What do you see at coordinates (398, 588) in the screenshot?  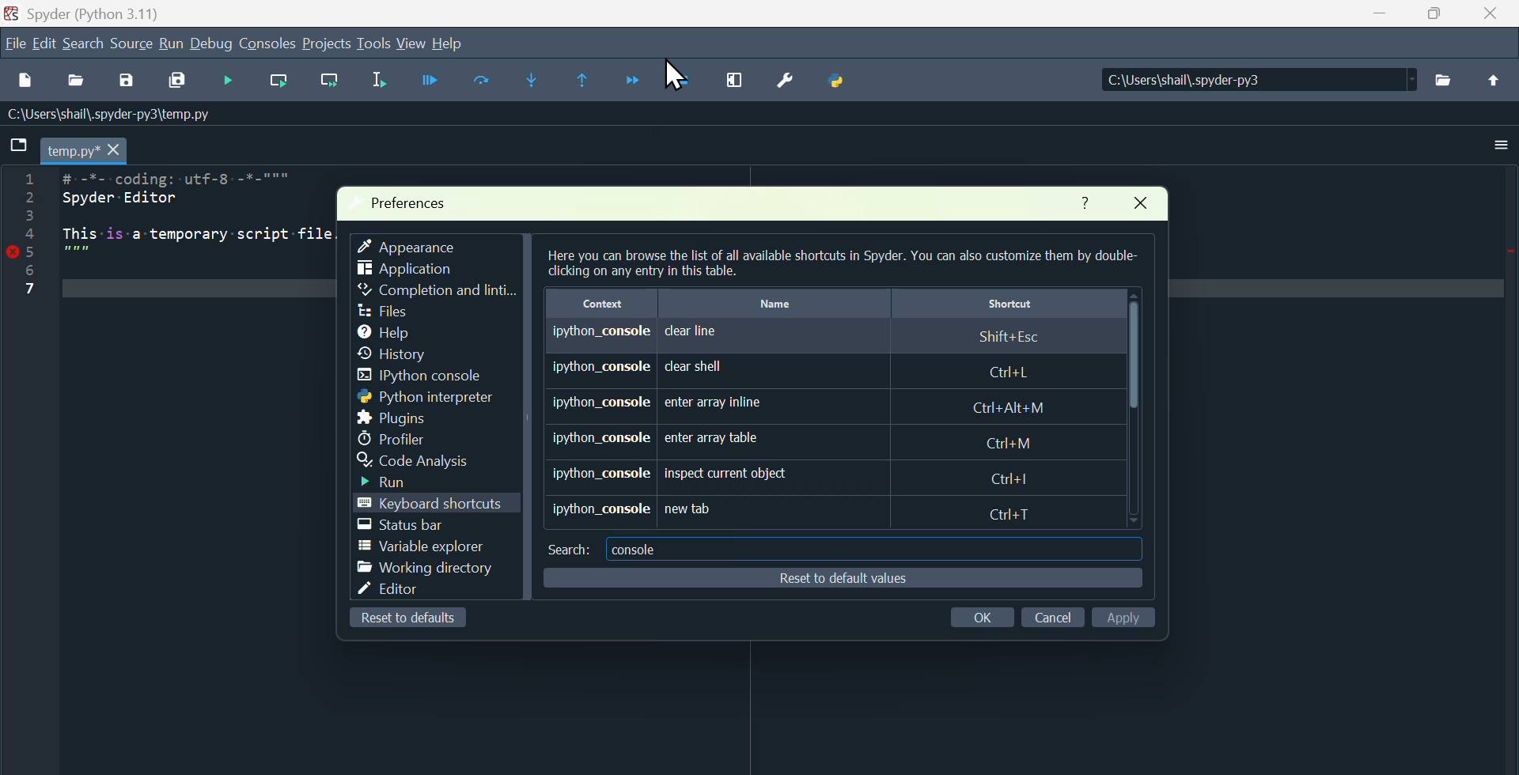 I see `Editor` at bounding box center [398, 588].